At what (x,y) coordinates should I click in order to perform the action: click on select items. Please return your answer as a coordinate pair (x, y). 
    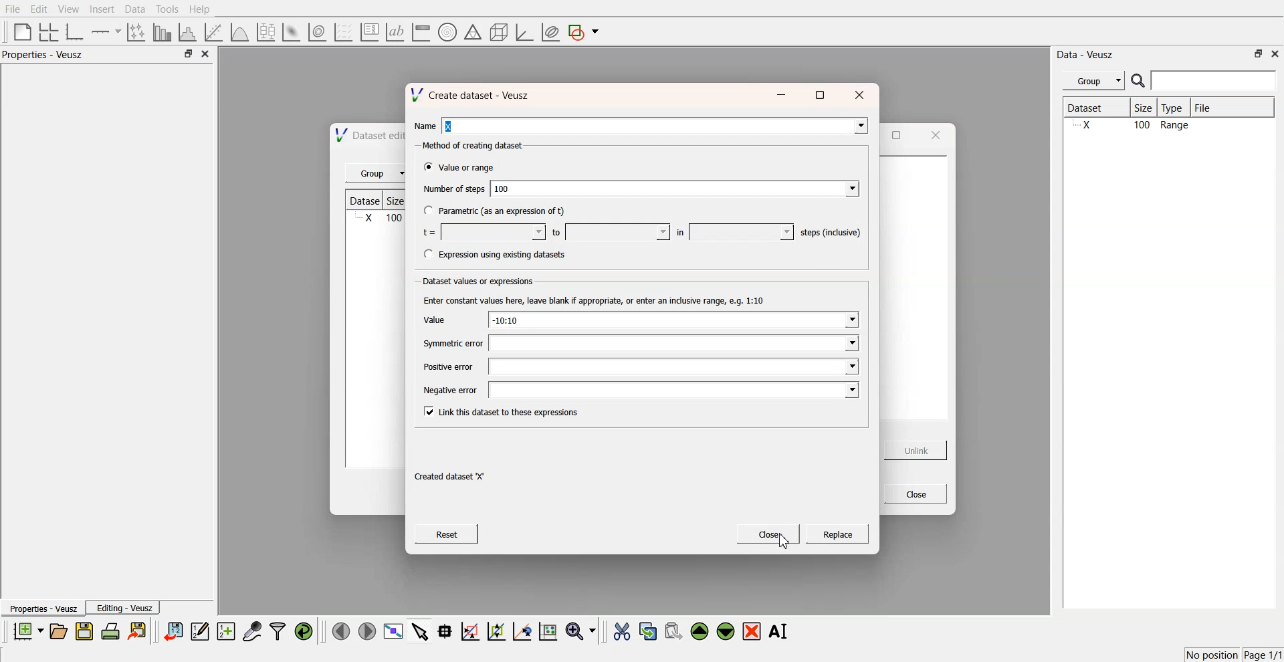
    Looking at the image, I should click on (420, 631).